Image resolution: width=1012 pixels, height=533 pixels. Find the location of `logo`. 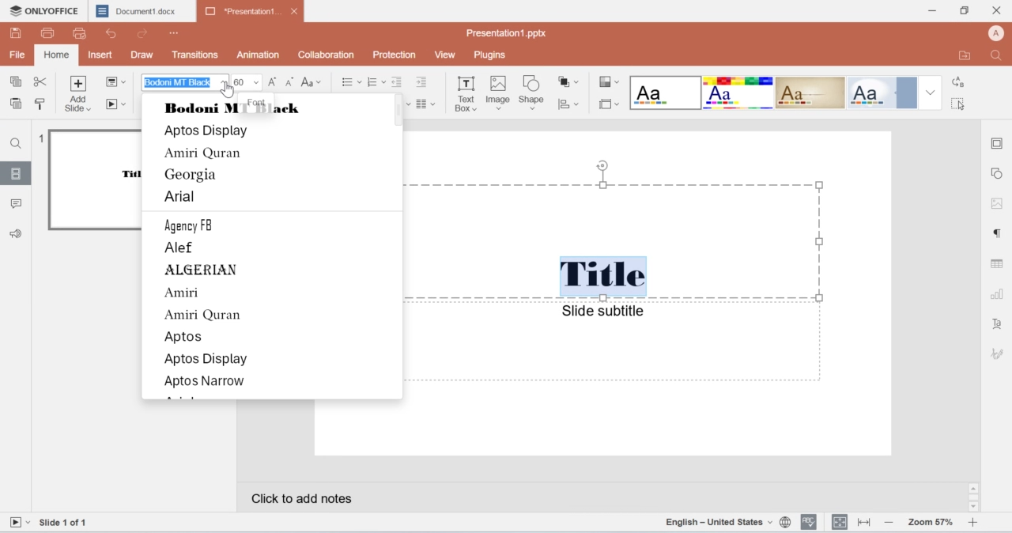

logo is located at coordinates (43, 10).